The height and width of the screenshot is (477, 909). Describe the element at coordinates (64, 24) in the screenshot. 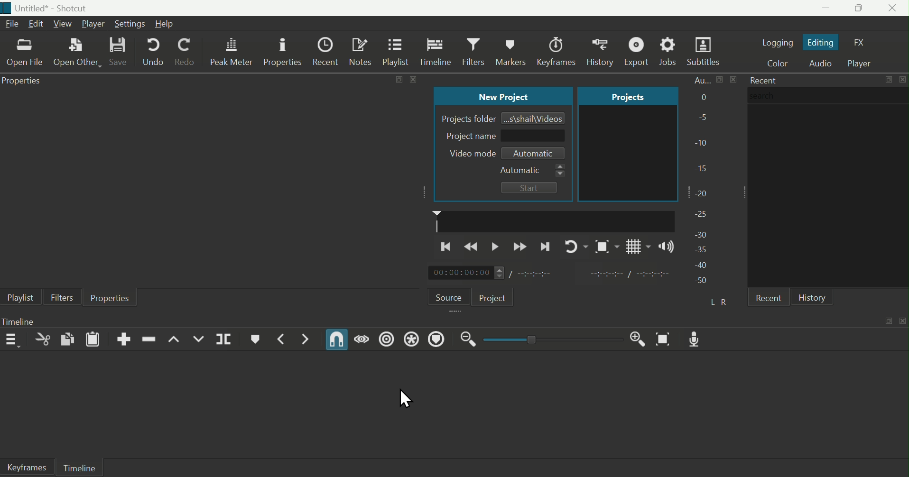

I see `View` at that location.